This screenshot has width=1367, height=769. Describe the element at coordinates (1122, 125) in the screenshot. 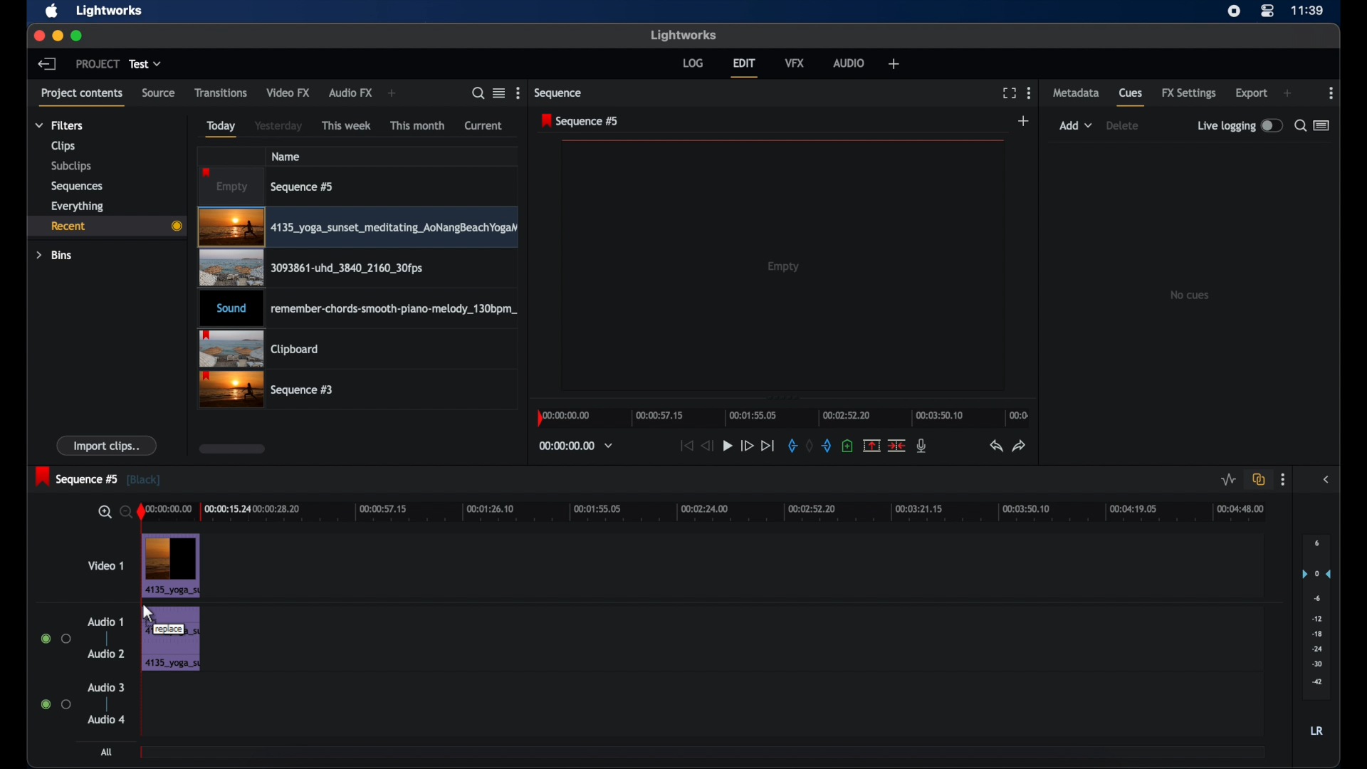

I see `delete` at that location.